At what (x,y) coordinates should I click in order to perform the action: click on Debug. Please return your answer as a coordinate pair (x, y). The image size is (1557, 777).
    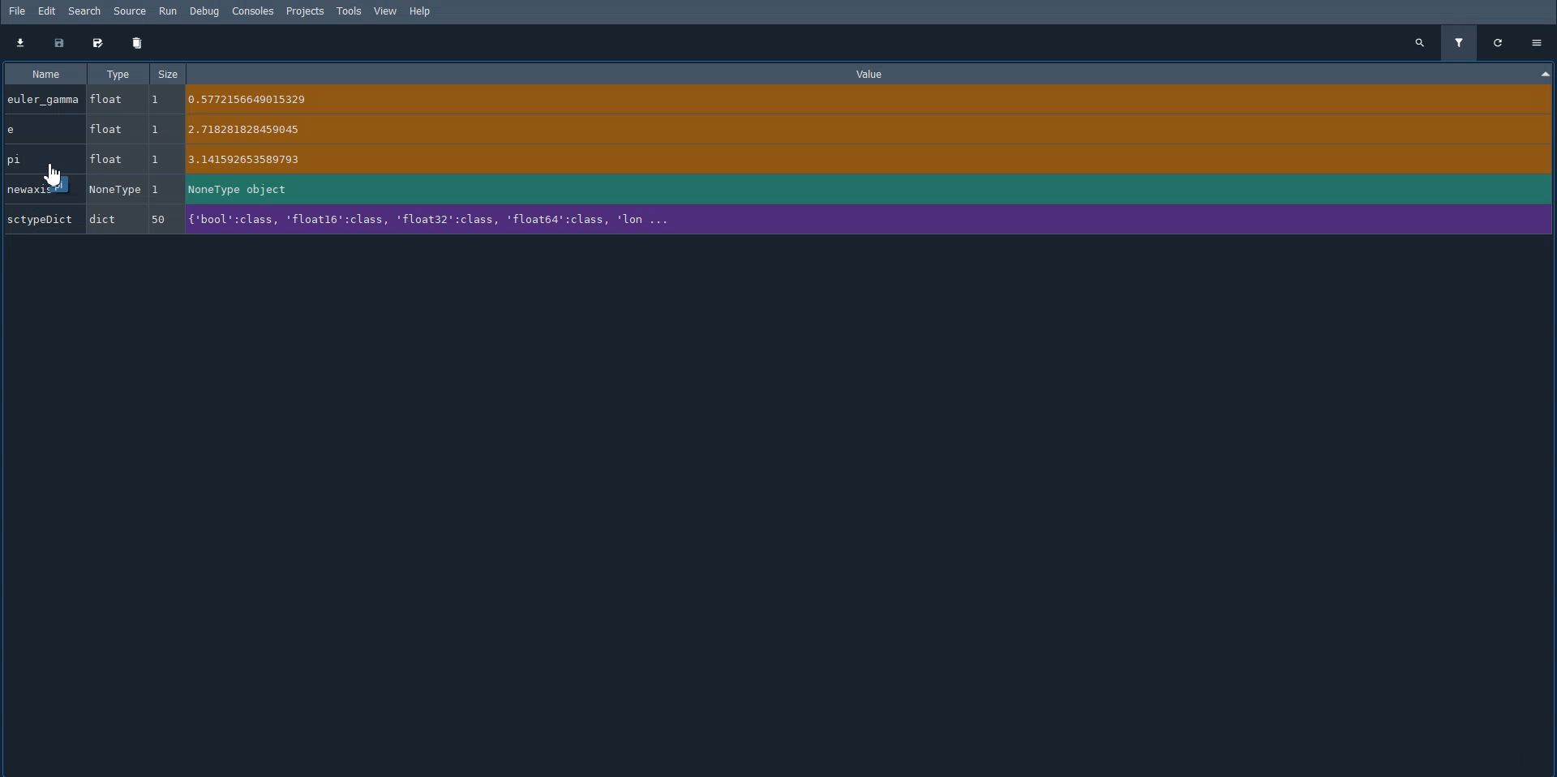
    Looking at the image, I should click on (208, 11).